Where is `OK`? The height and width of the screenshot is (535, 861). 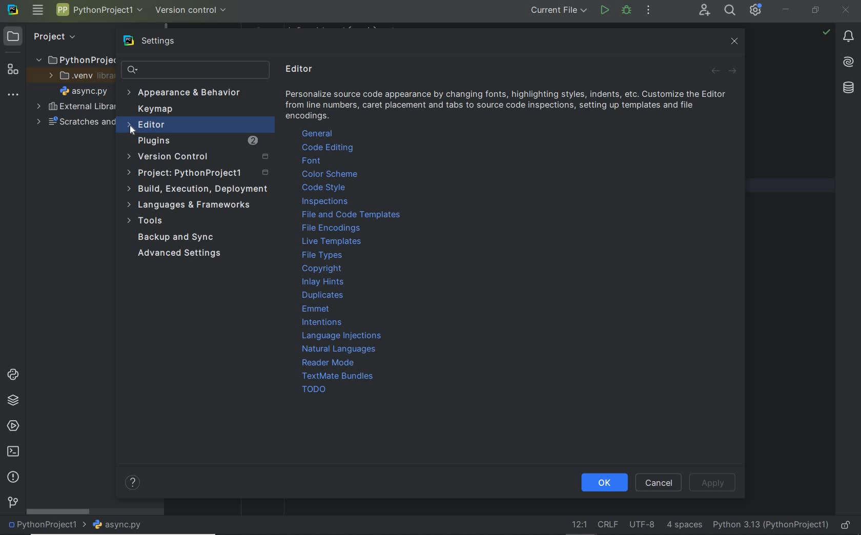 OK is located at coordinates (604, 482).